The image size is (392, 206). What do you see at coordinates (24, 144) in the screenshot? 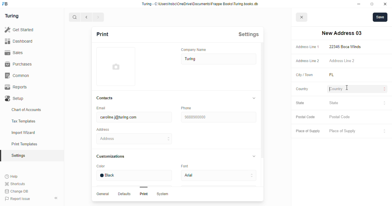
I see `print templates` at bounding box center [24, 144].